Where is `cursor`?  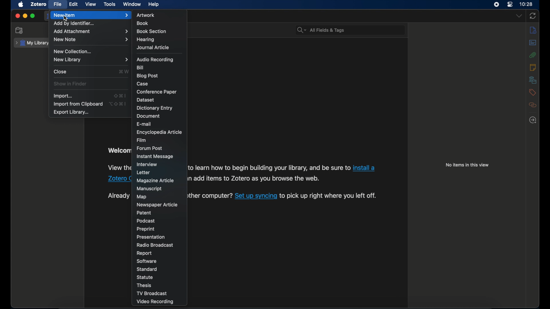 cursor is located at coordinates (66, 18).